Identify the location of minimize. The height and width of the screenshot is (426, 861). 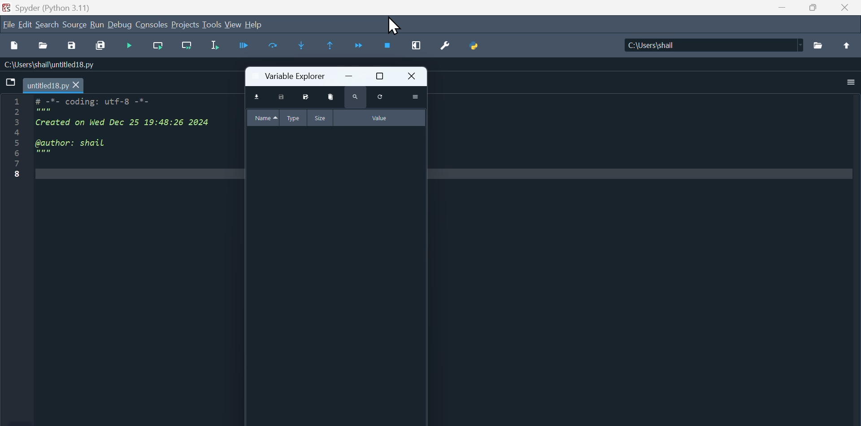
(349, 77).